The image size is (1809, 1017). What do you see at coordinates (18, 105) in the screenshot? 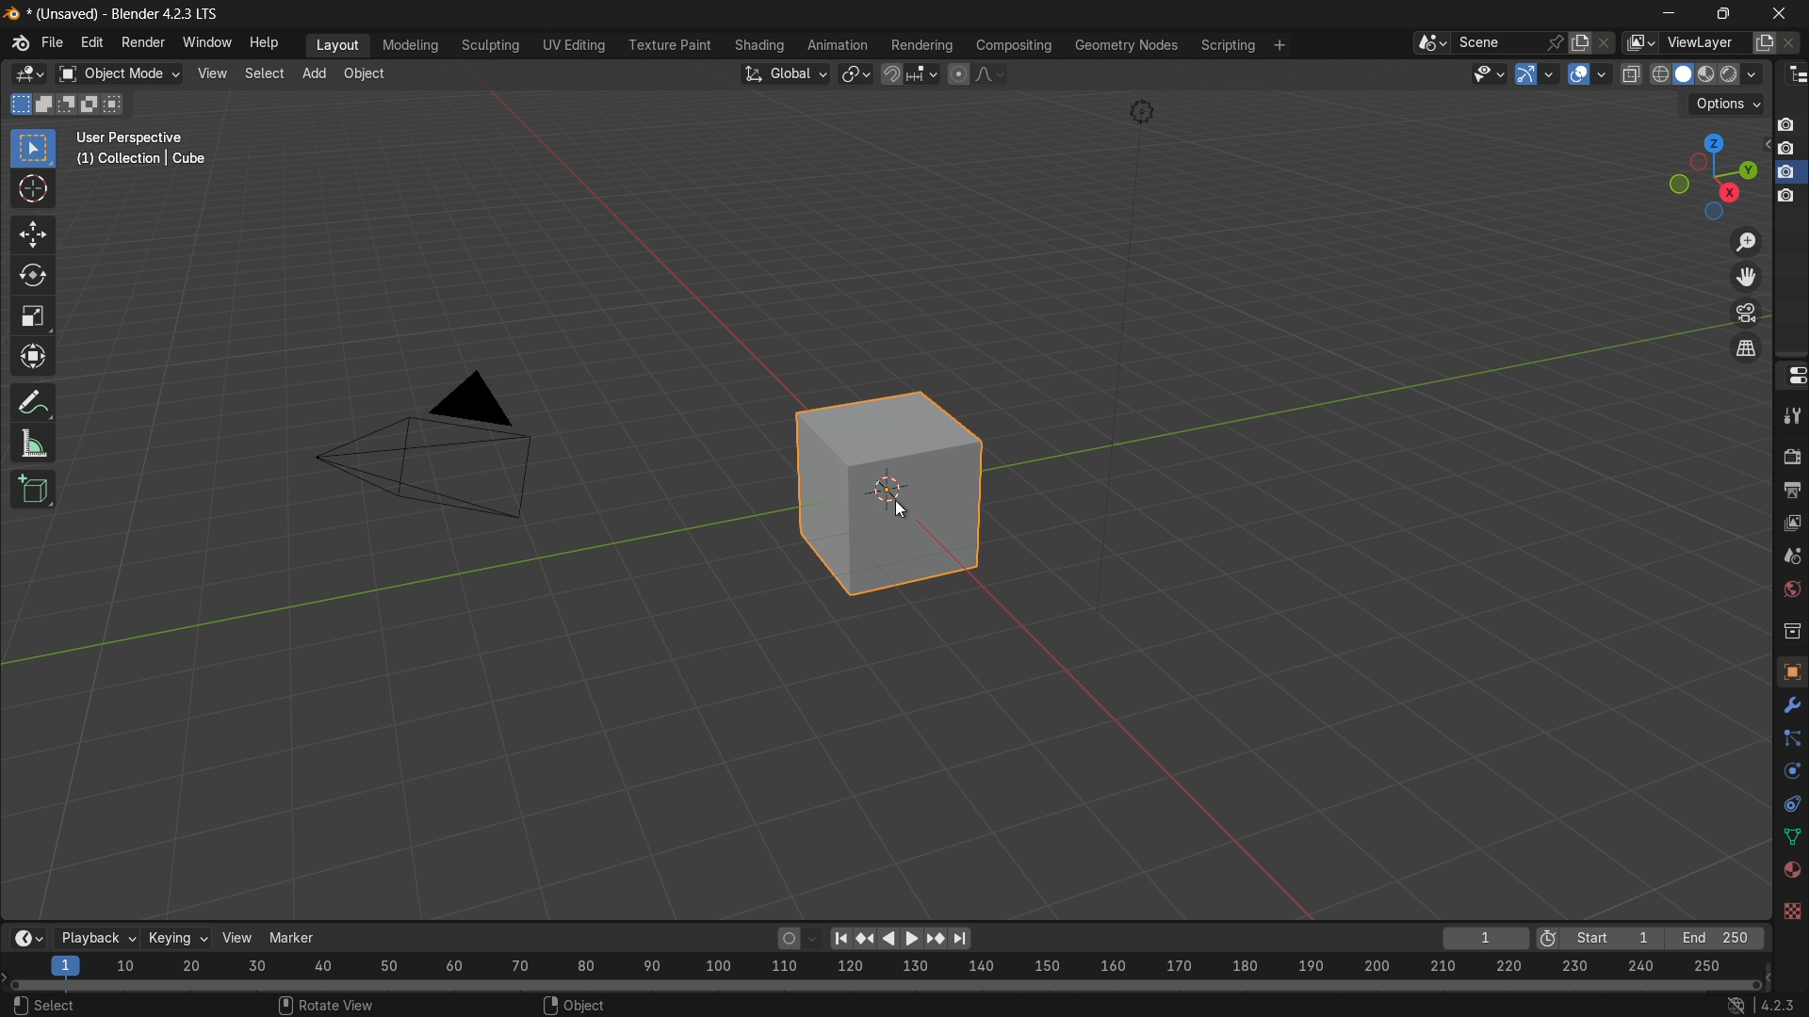
I see `set new selection` at bounding box center [18, 105].